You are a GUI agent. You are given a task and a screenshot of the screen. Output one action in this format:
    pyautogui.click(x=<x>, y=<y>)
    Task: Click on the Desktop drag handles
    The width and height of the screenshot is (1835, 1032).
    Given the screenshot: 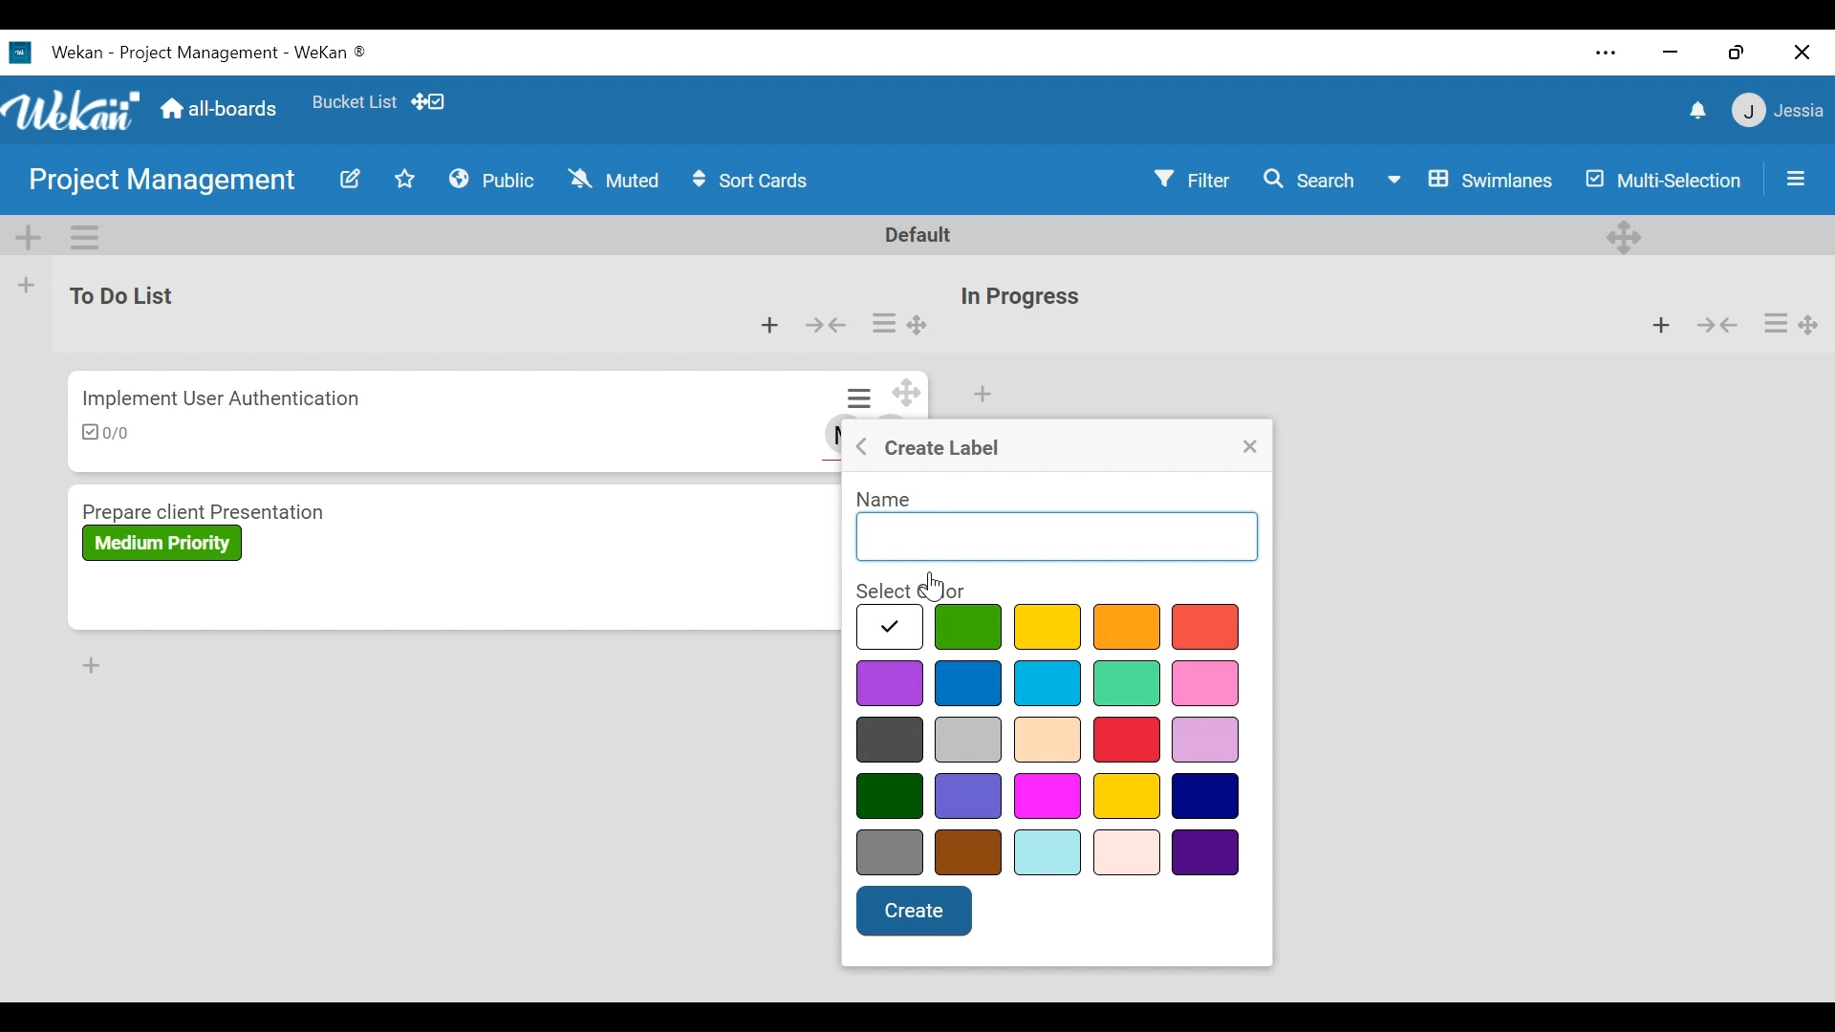 What is the action you would take?
    pyautogui.click(x=910, y=393)
    